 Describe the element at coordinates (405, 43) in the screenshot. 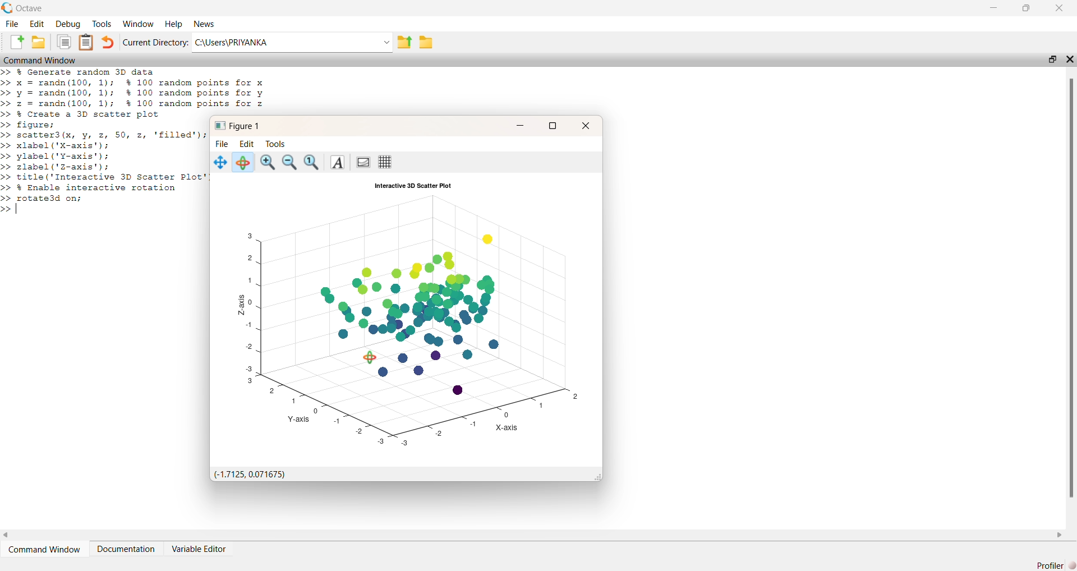

I see `parent directory` at that location.